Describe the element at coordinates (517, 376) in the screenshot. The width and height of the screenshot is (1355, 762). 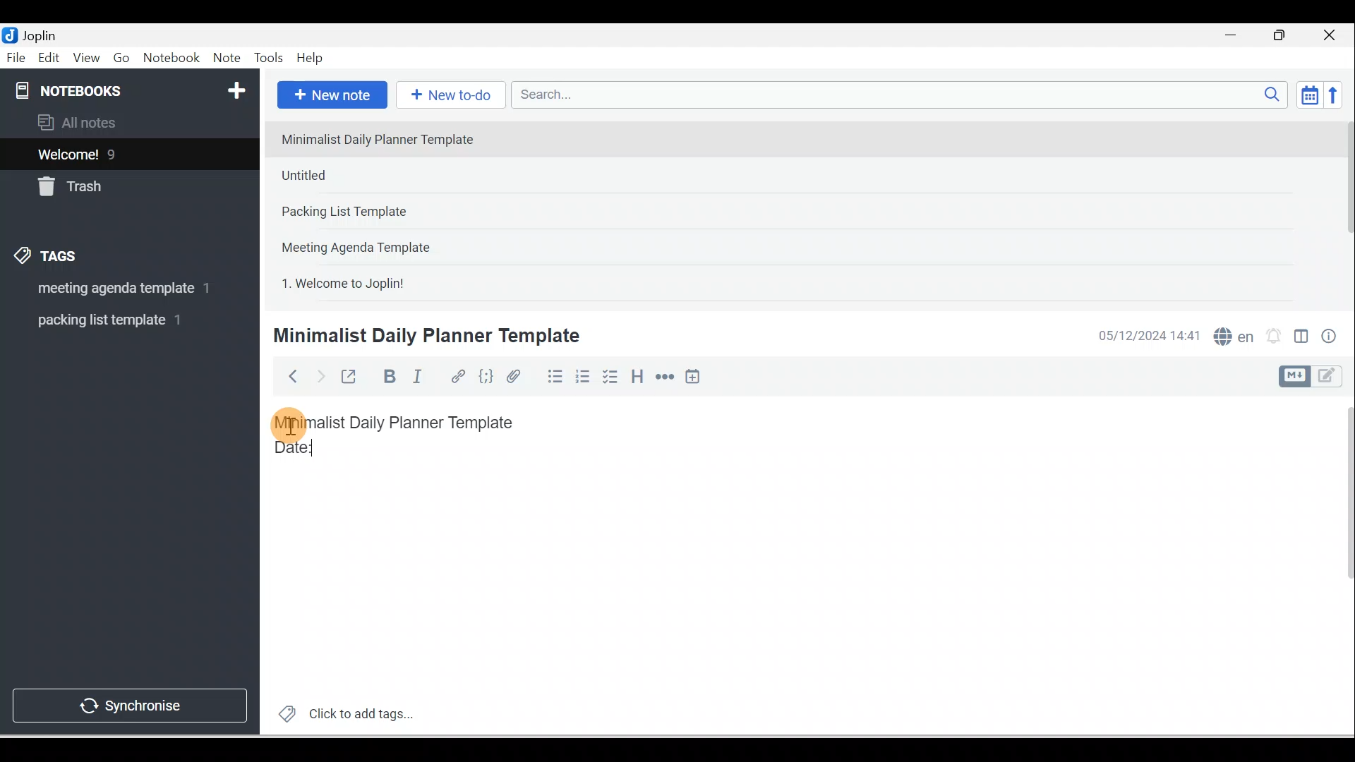
I see `Attach file` at that location.